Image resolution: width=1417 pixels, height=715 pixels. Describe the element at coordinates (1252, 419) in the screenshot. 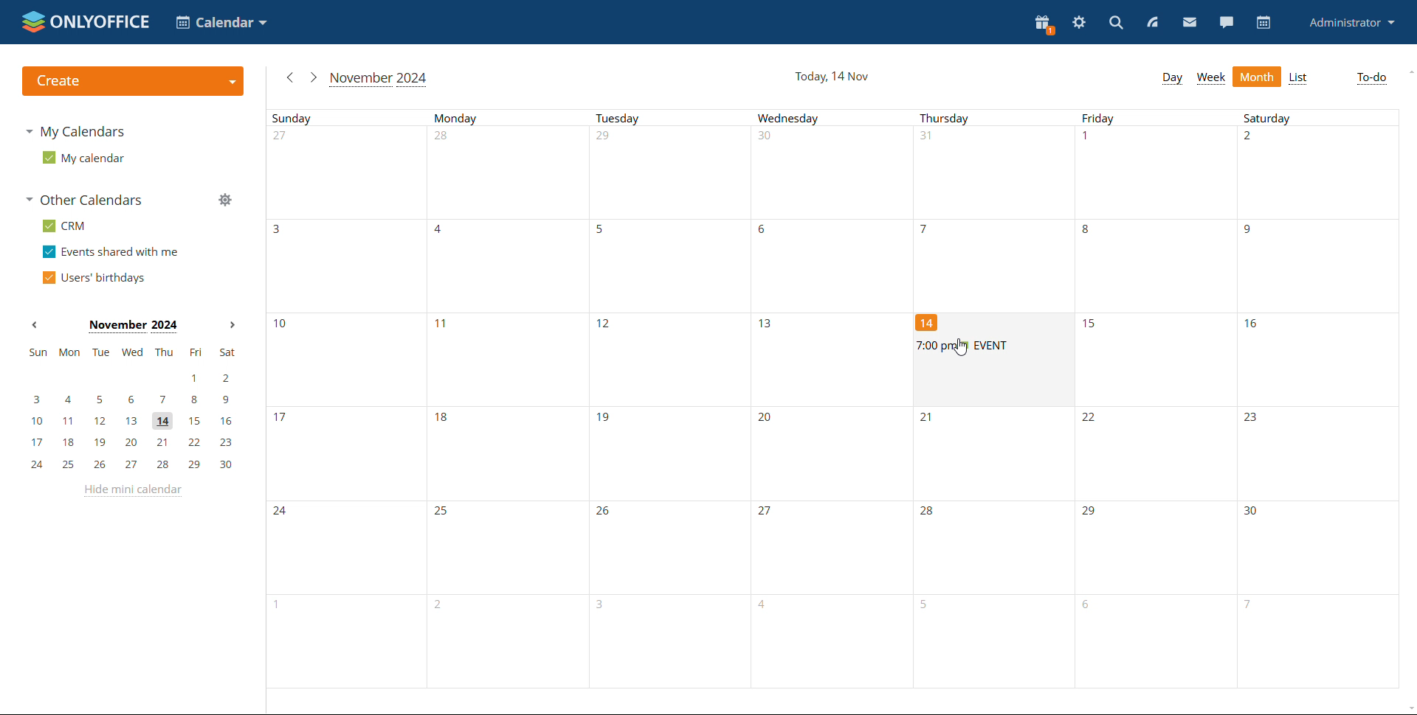

I see `number` at that location.